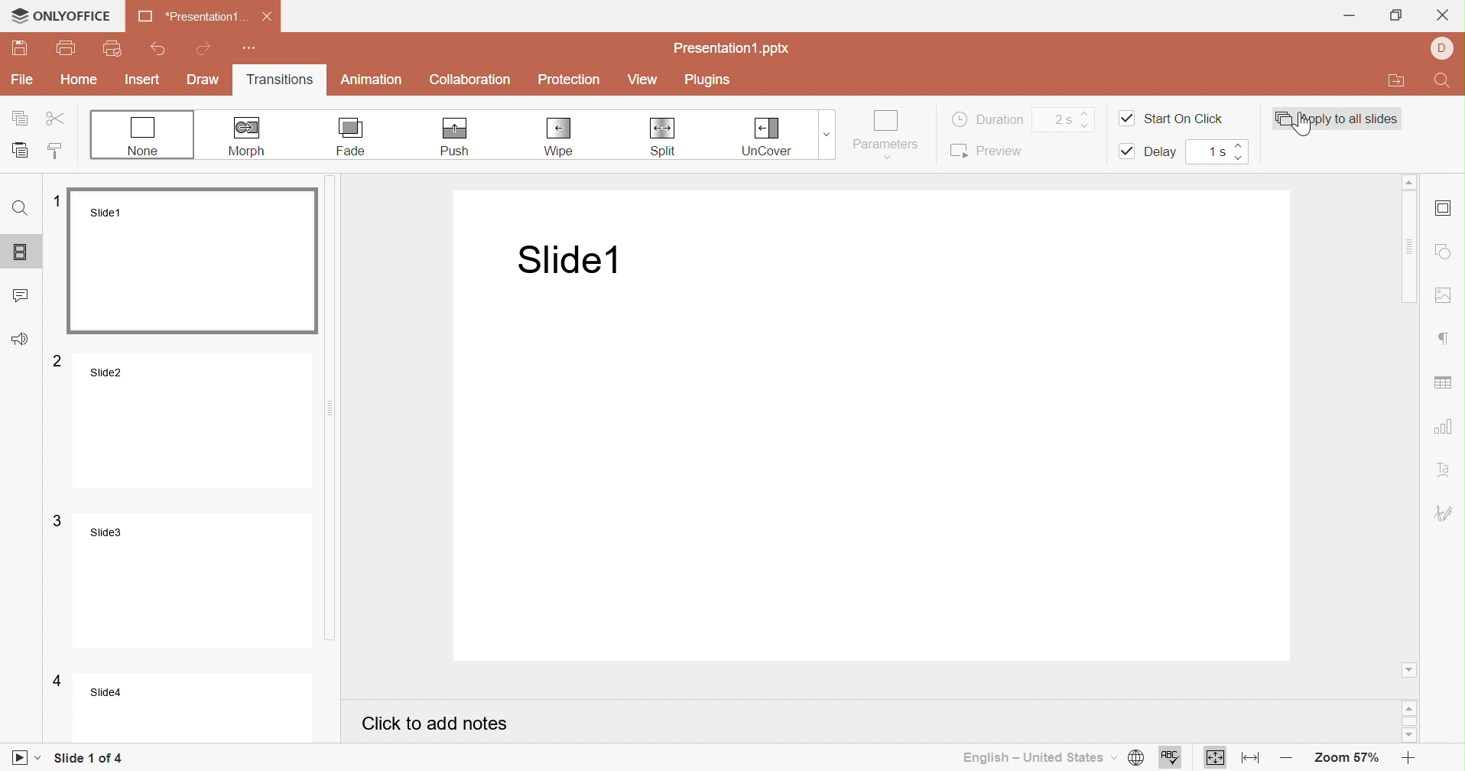 Image resolution: width=1465 pixels, height=771 pixels. What do you see at coordinates (1447, 514) in the screenshot?
I see `Signature` at bounding box center [1447, 514].